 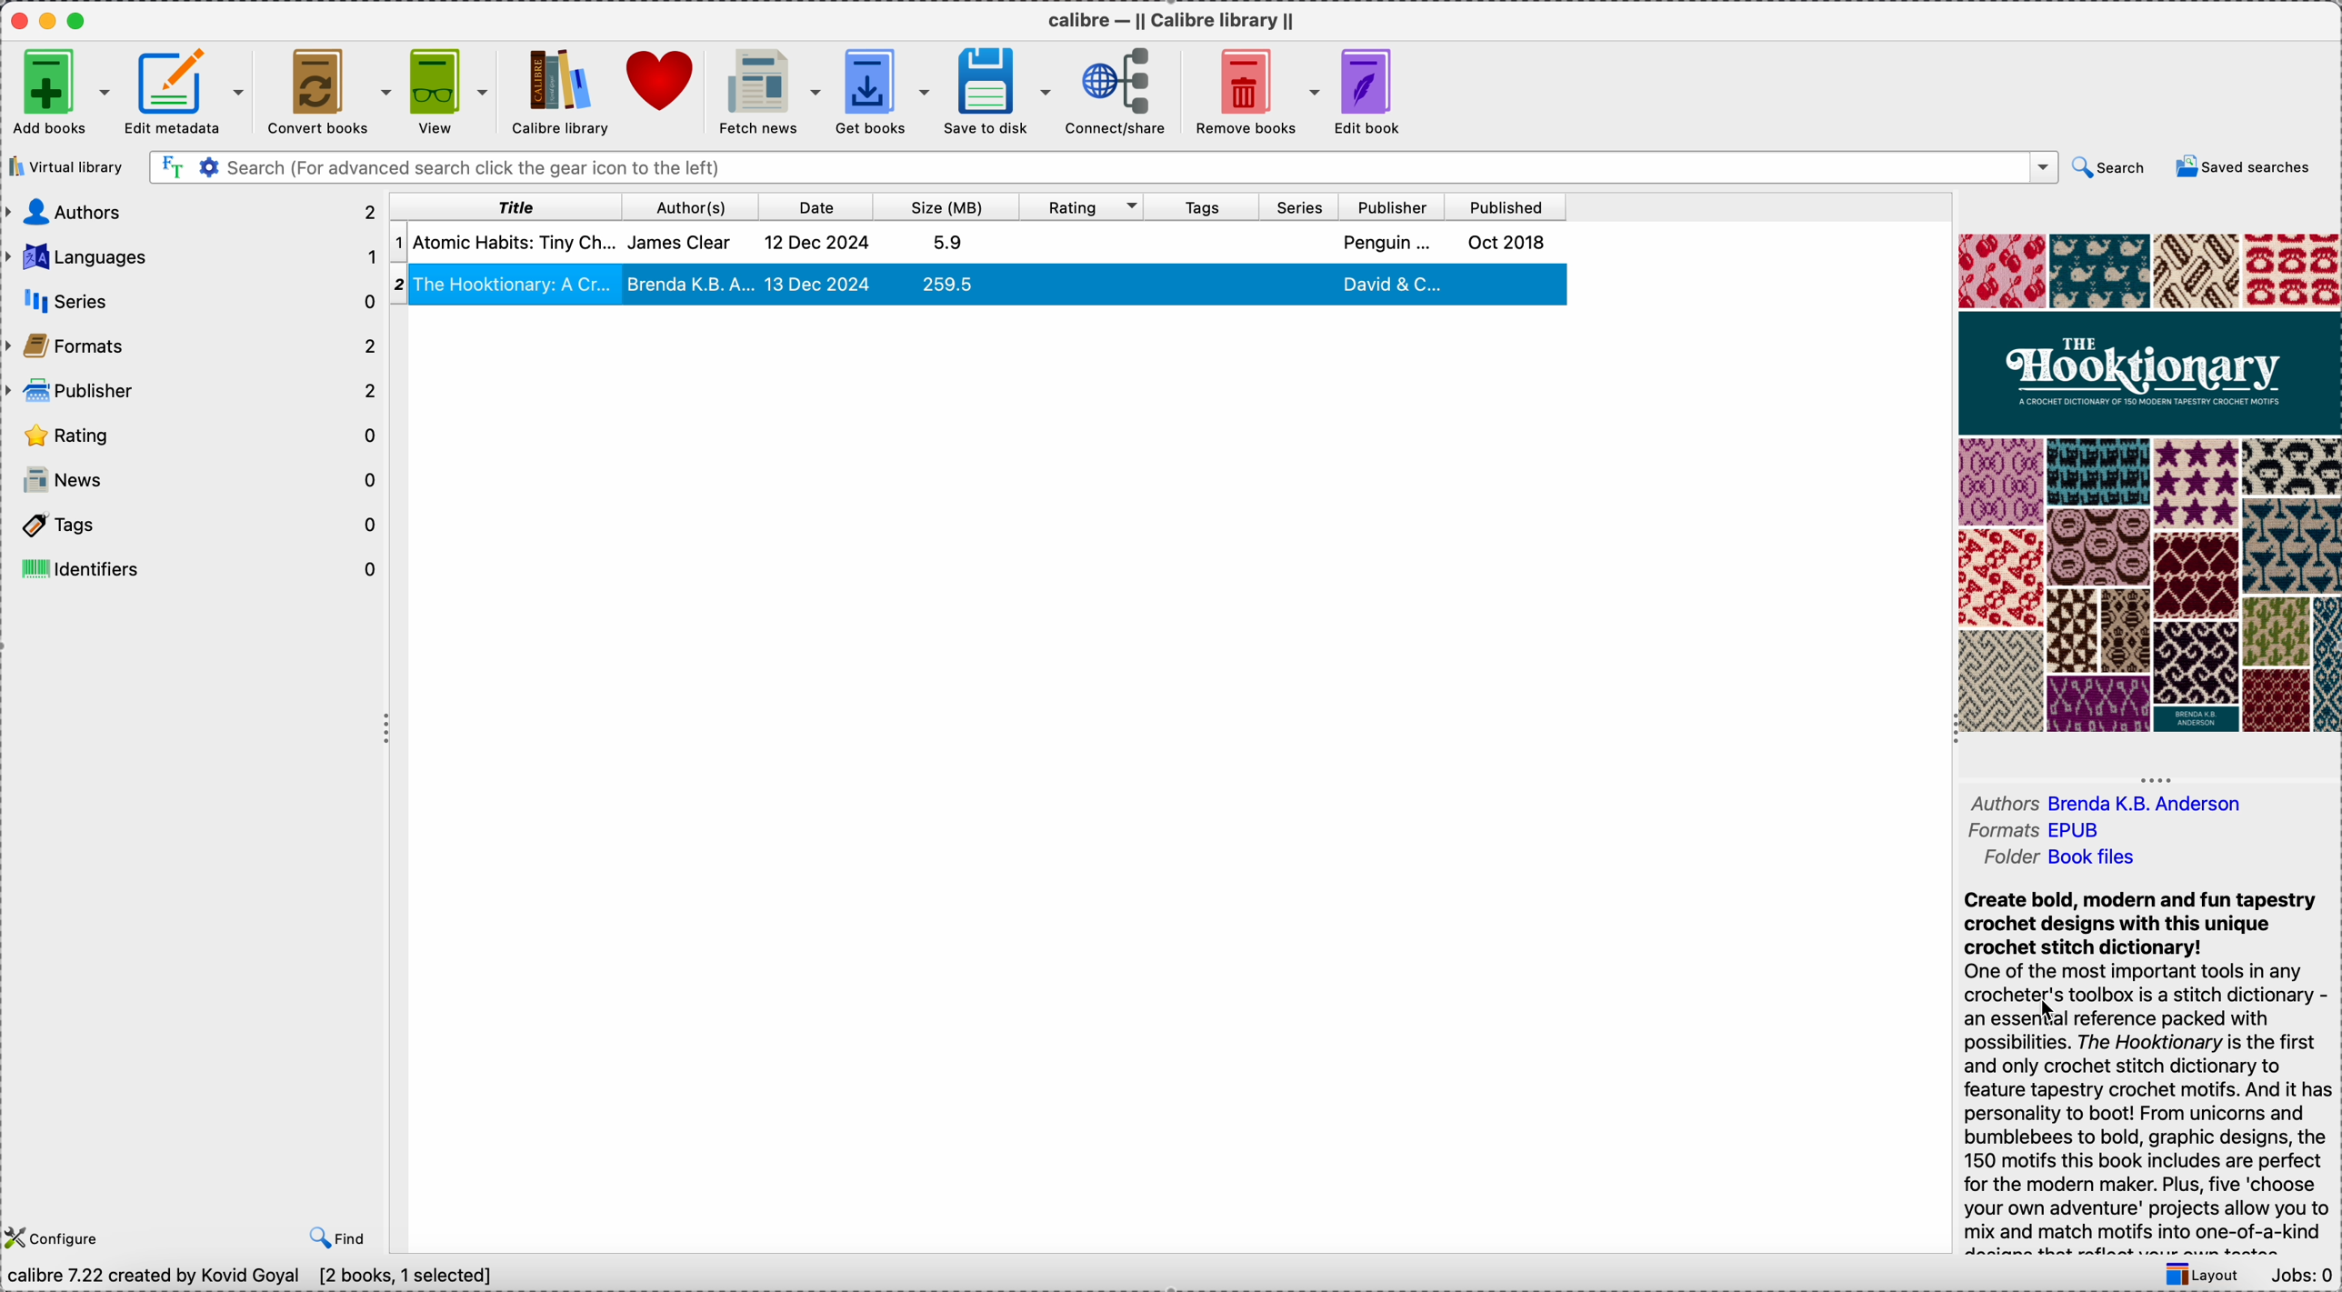 I want to click on Calibre 7.22 created by Kovid Goyal [2 books, 1 selected], so click(x=252, y=1276).